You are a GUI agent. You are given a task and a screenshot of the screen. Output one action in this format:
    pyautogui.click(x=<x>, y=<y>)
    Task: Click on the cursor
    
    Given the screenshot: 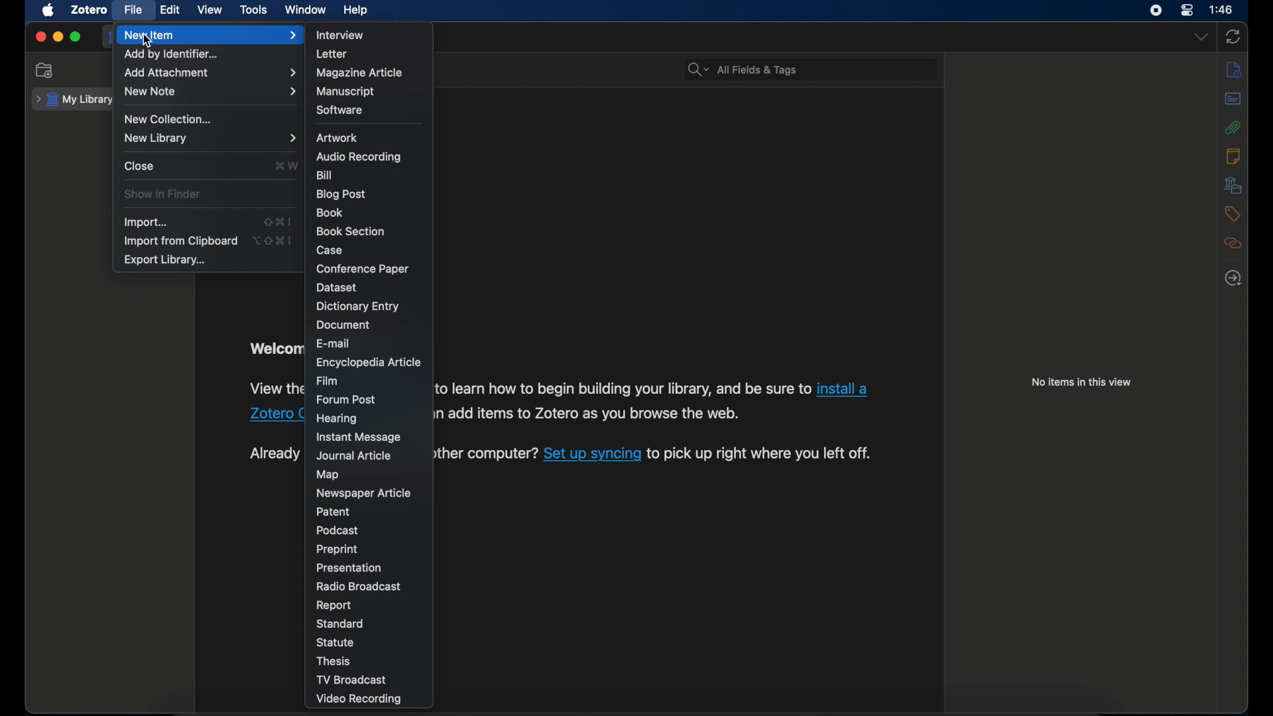 What is the action you would take?
    pyautogui.click(x=149, y=42)
    